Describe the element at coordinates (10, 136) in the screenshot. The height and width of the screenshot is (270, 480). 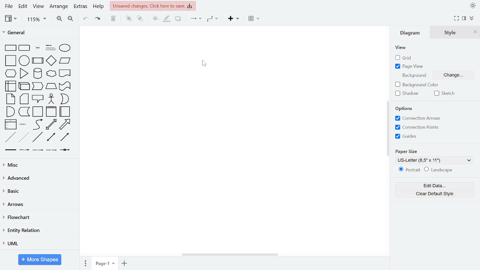
I see `dashed line` at that location.